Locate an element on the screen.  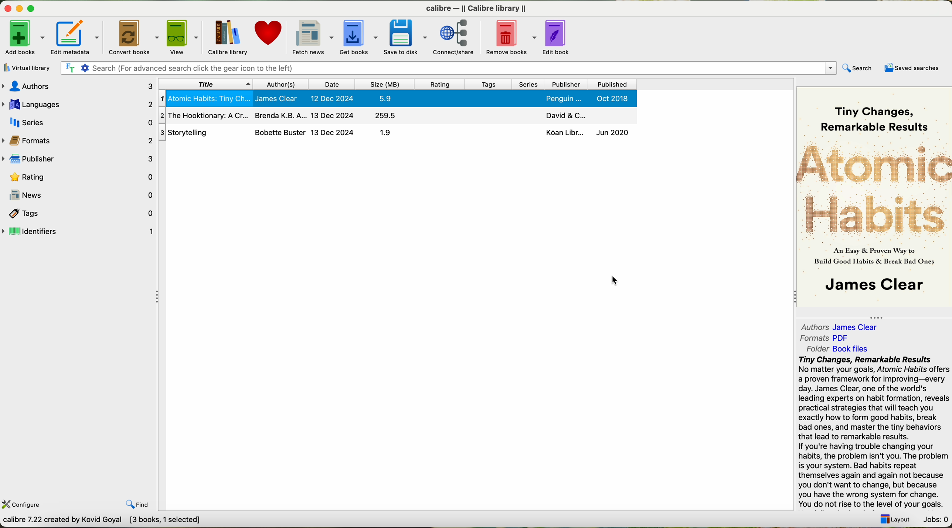
folder is located at coordinates (816, 349).